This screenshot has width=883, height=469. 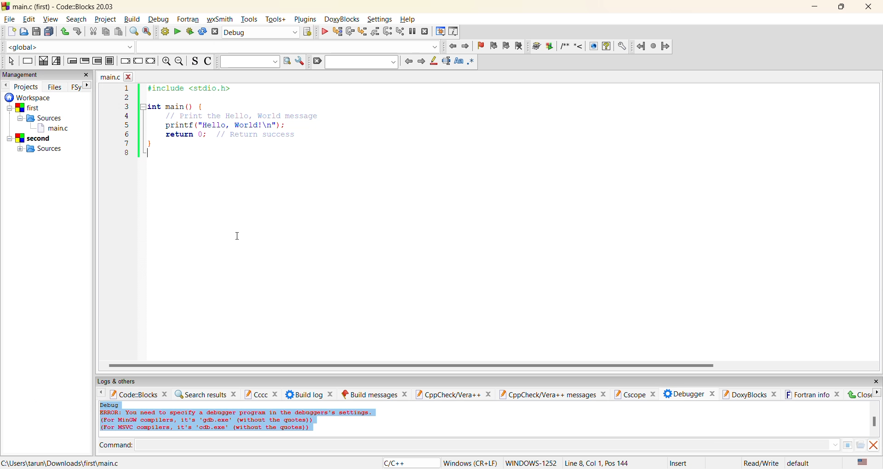 I want to click on previous bookmark, so click(x=493, y=46).